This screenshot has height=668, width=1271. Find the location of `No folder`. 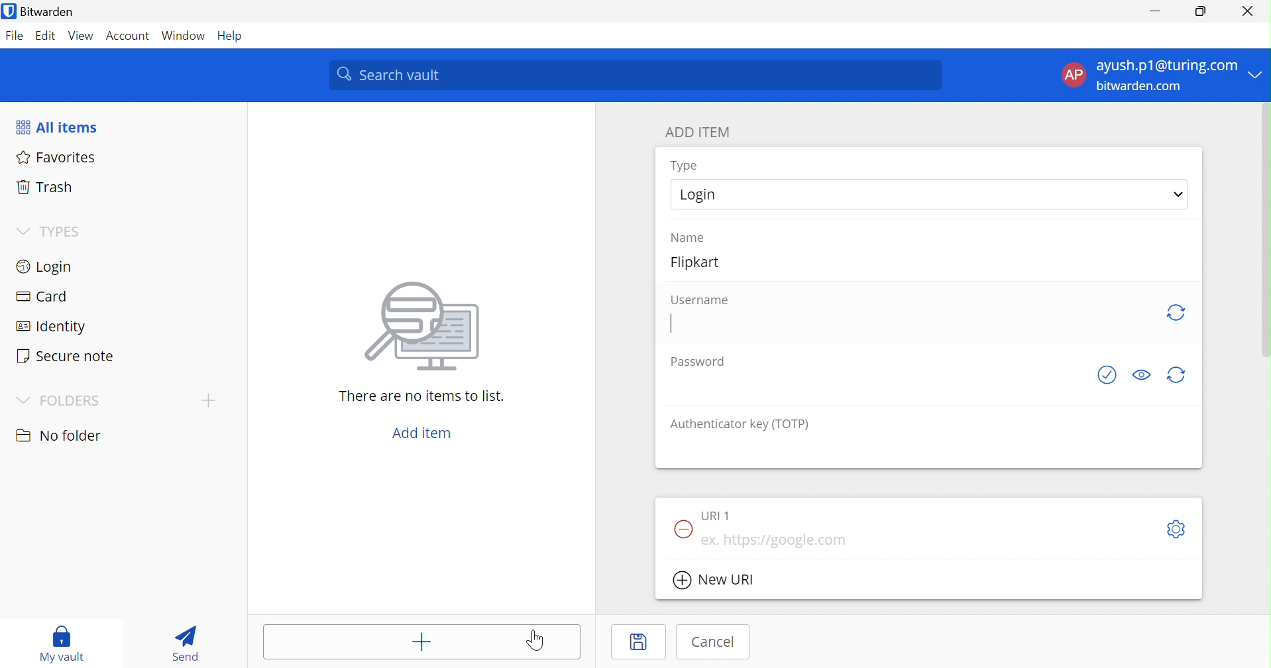

No folder is located at coordinates (61, 436).